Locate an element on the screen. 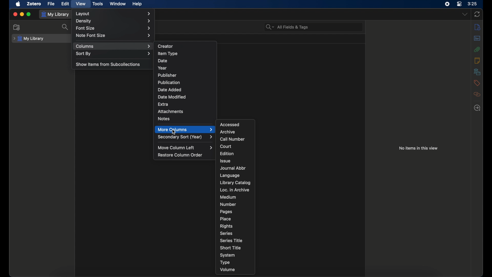 The image size is (492, 277). font size is located at coordinates (113, 28).